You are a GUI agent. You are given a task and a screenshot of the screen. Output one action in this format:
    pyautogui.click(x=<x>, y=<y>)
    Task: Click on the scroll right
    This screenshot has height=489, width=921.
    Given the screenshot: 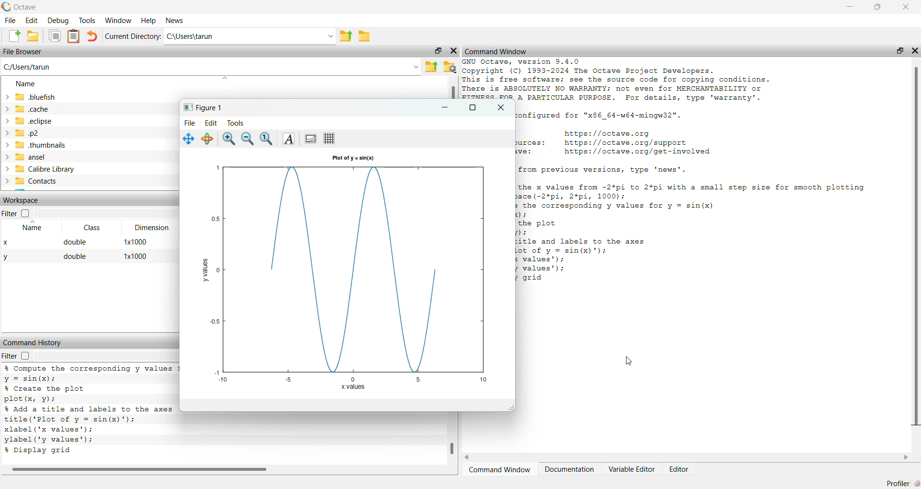 What is the action you would take?
    pyautogui.click(x=906, y=457)
    